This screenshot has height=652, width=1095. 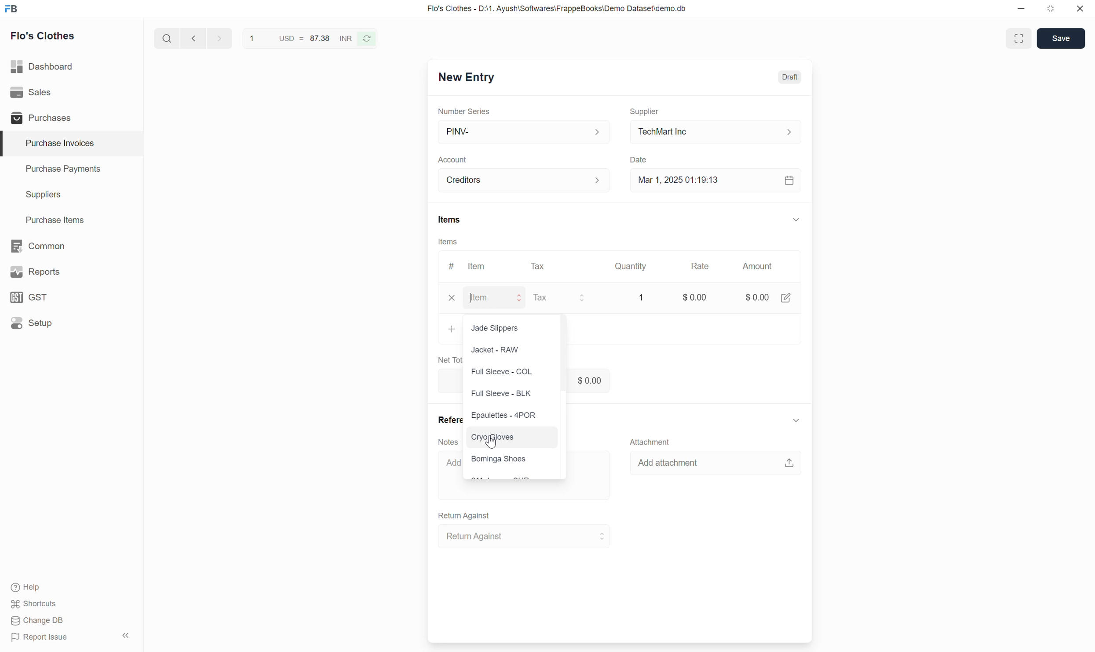 I want to click on Tax, so click(x=539, y=266).